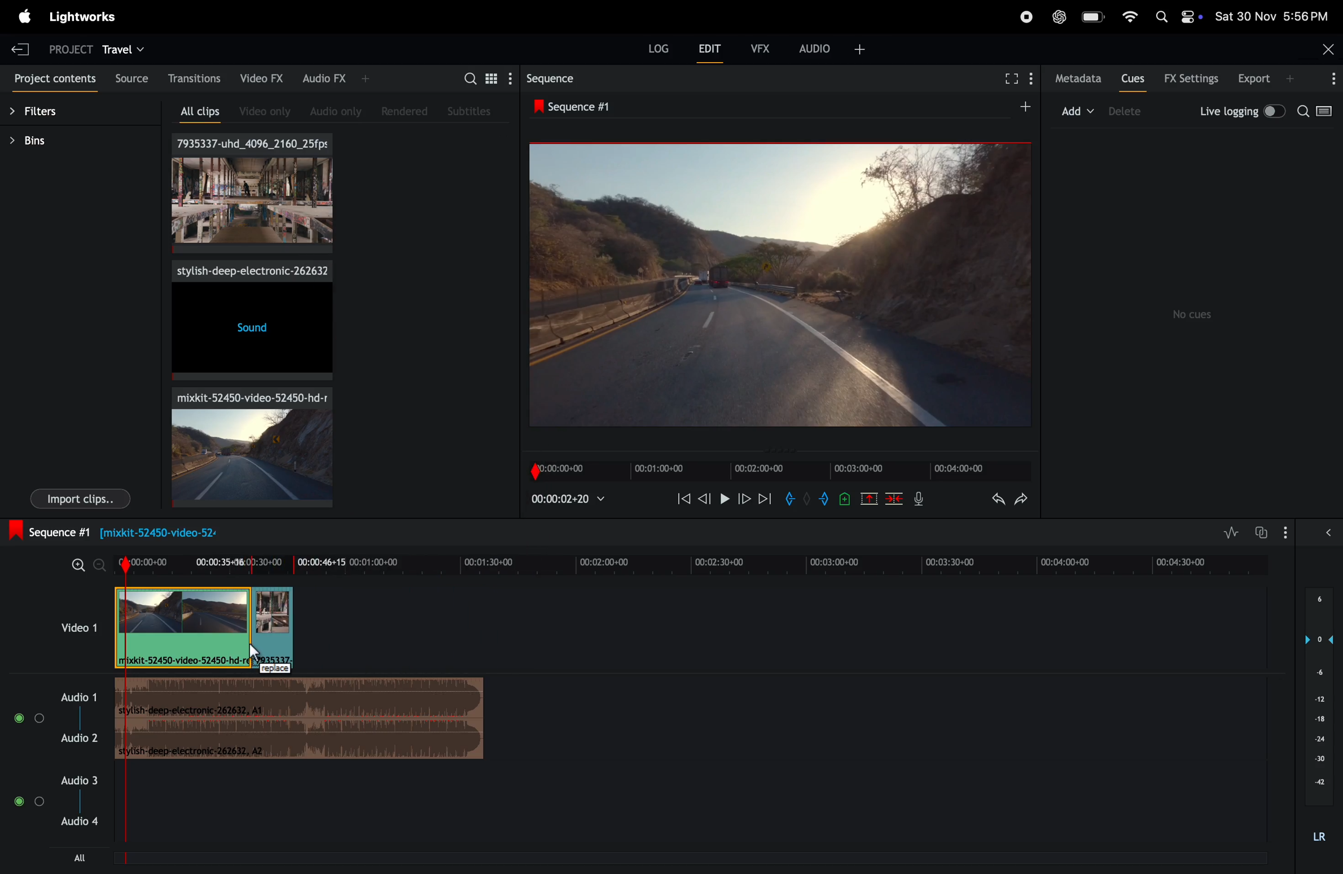  What do you see at coordinates (194, 113) in the screenshot?
I see `all clips` at bounding box center [194, 113].